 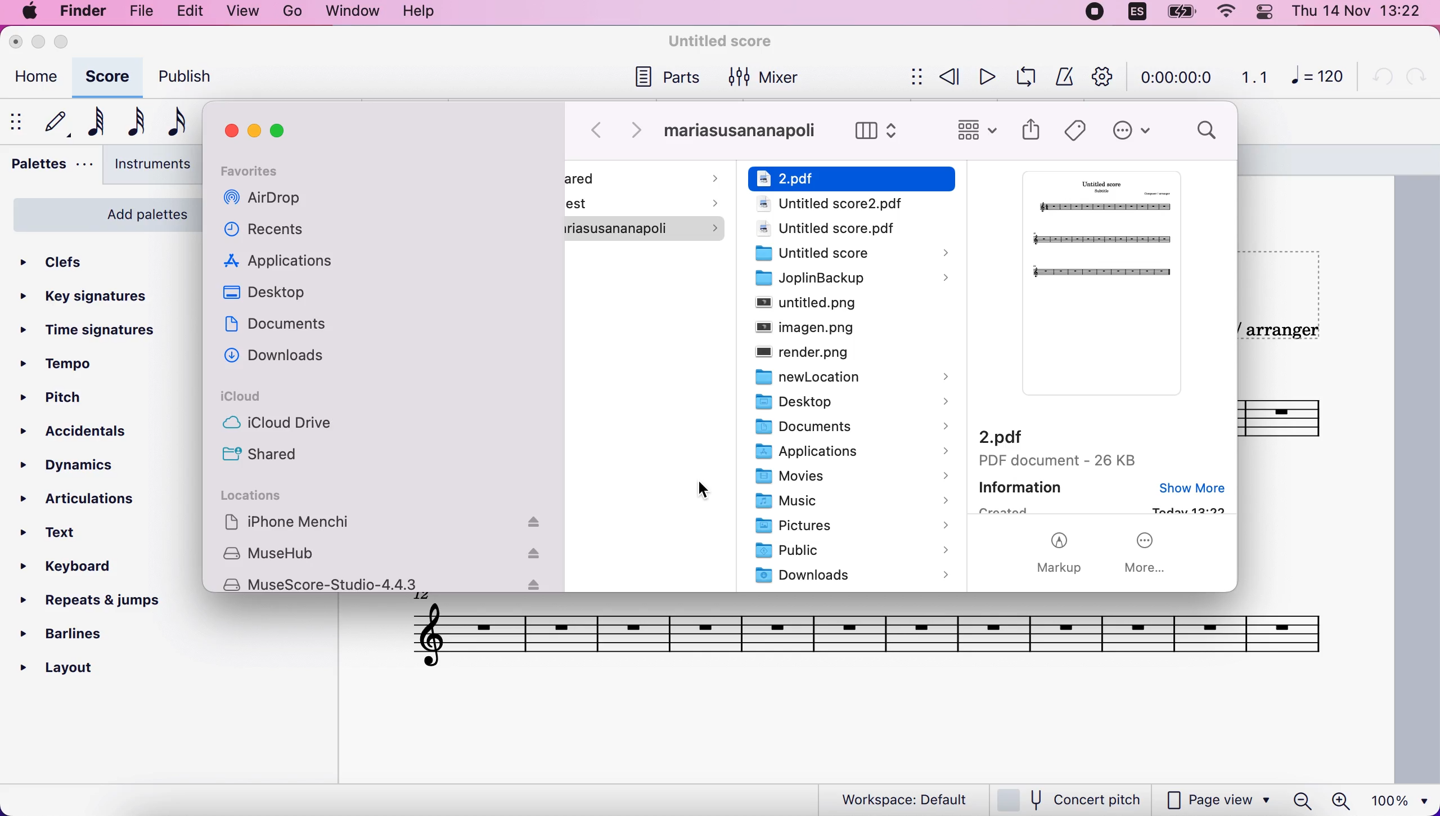 What do you see at coordinates (977, 131) in the screenshot?
I see `show items as a group` at bounding box center [977, 131].